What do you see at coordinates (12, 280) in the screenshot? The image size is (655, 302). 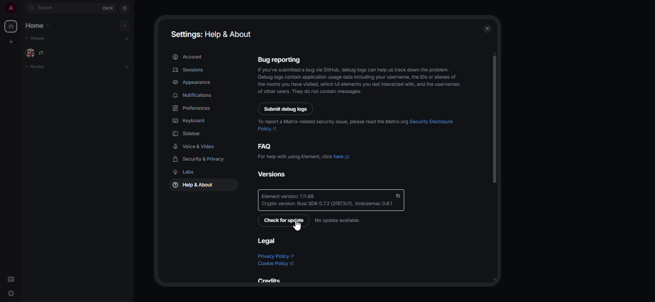 I see `threads` at bounding box center [12, 280].